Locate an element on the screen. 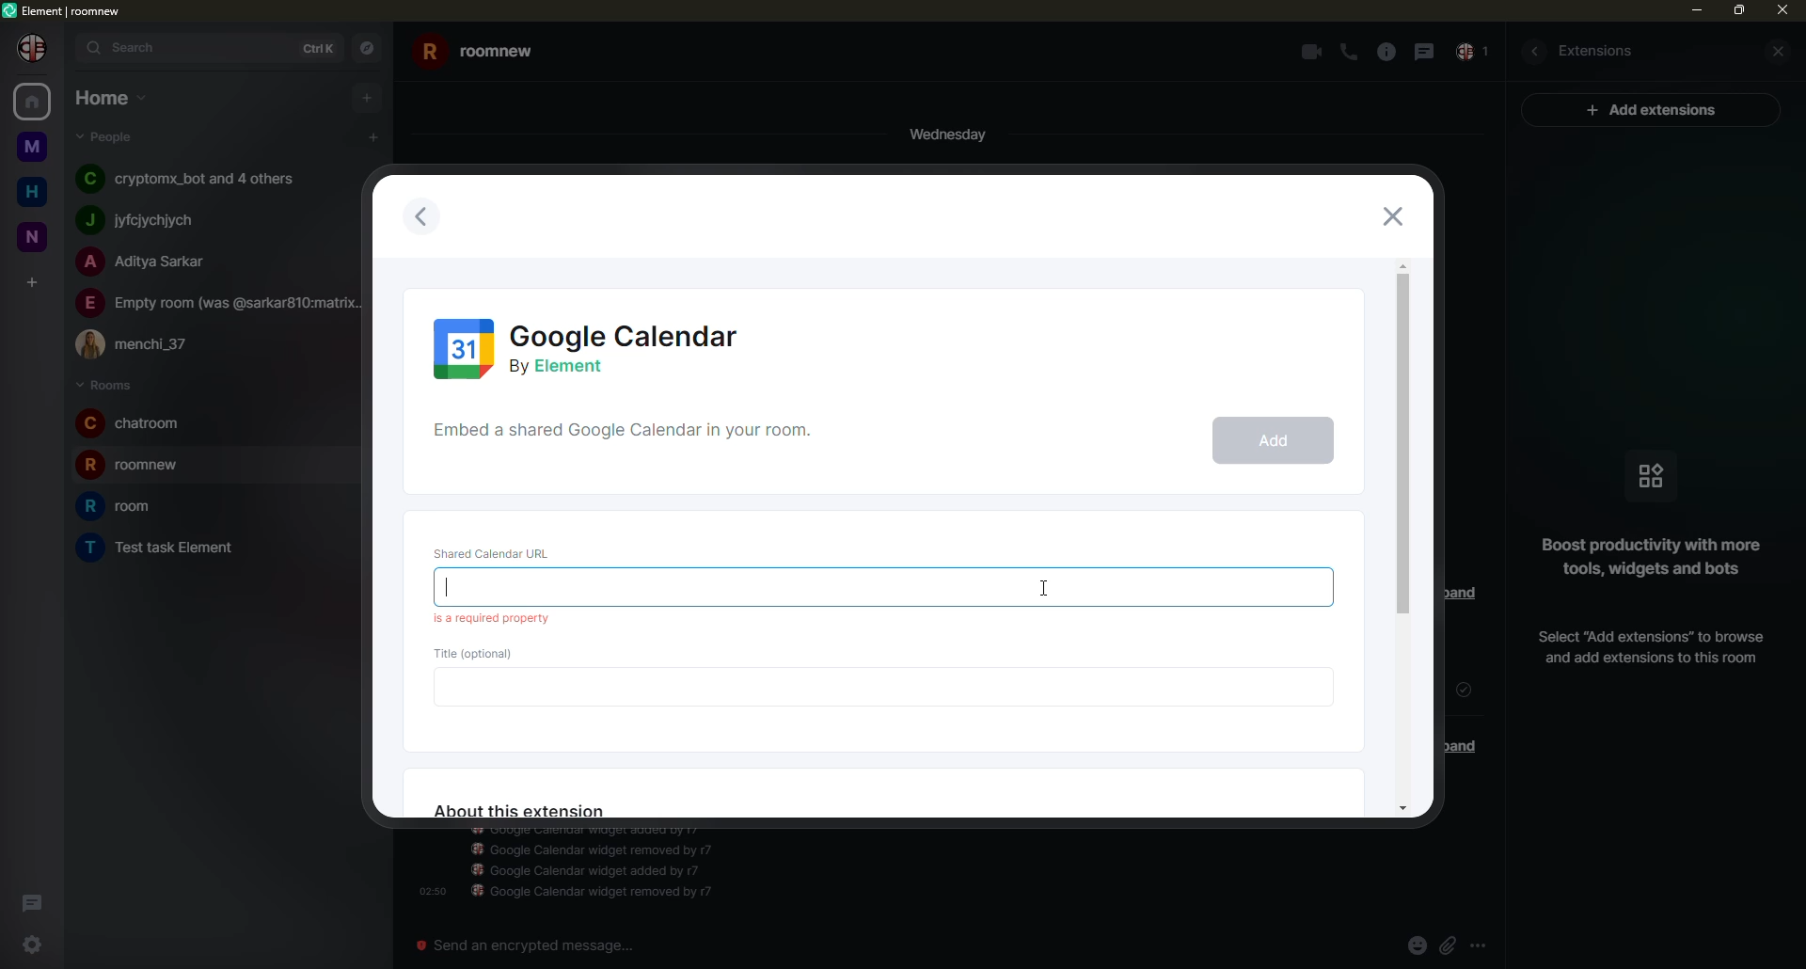  more is located at coordinates (1477, 945).